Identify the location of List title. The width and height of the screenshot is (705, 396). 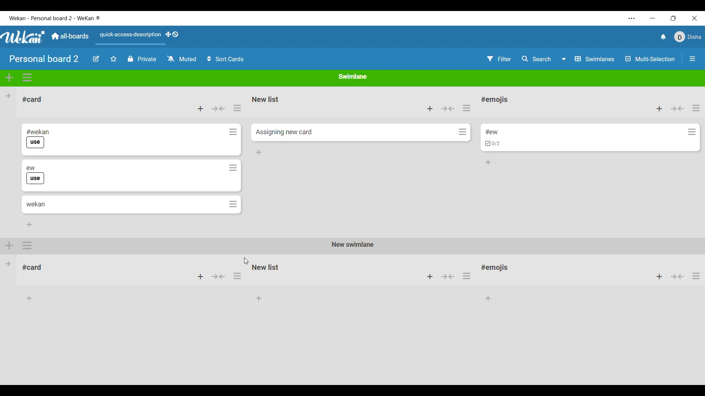
(32, 99).